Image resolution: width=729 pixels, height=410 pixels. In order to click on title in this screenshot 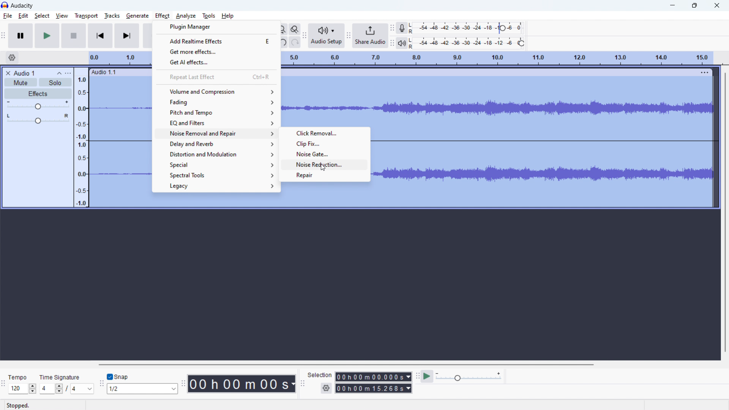, I will do `click(22, 6)`.